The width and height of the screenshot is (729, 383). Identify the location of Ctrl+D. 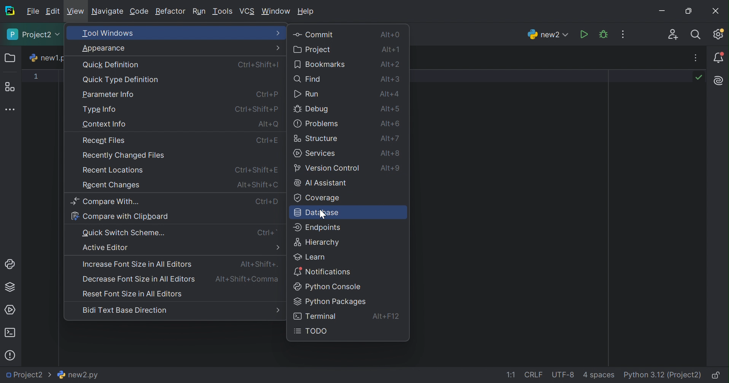
(267, 201).